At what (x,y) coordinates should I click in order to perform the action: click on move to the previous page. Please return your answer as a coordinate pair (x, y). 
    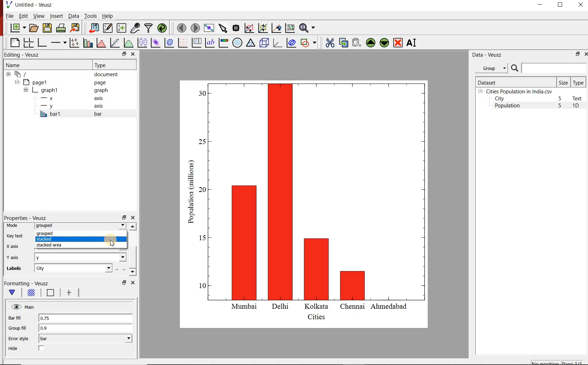
    Looking at the image, I should click on (181, 27).